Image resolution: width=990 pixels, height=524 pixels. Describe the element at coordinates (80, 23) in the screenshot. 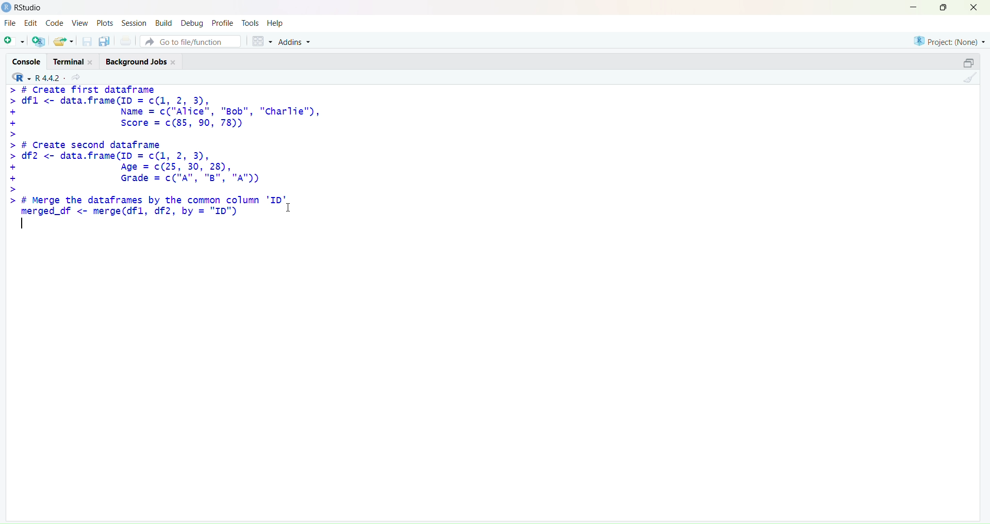

I see `View` at that location.